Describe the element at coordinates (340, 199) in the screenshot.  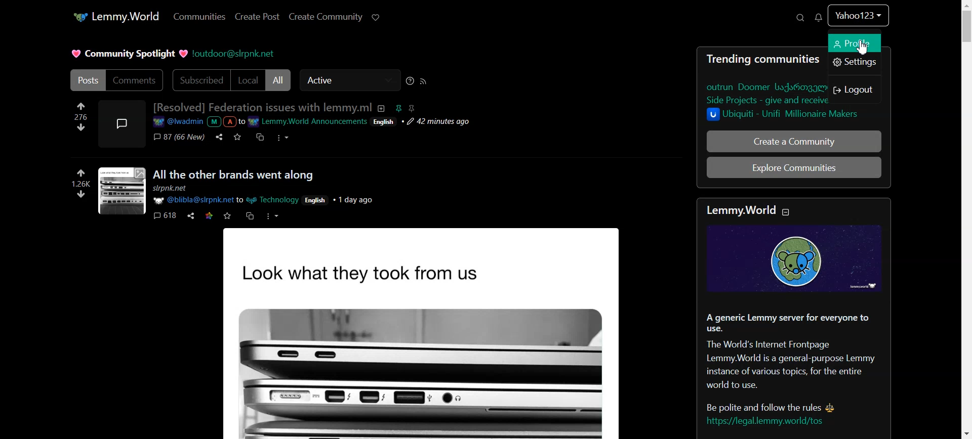
I see `English 1 day ago` at that location.